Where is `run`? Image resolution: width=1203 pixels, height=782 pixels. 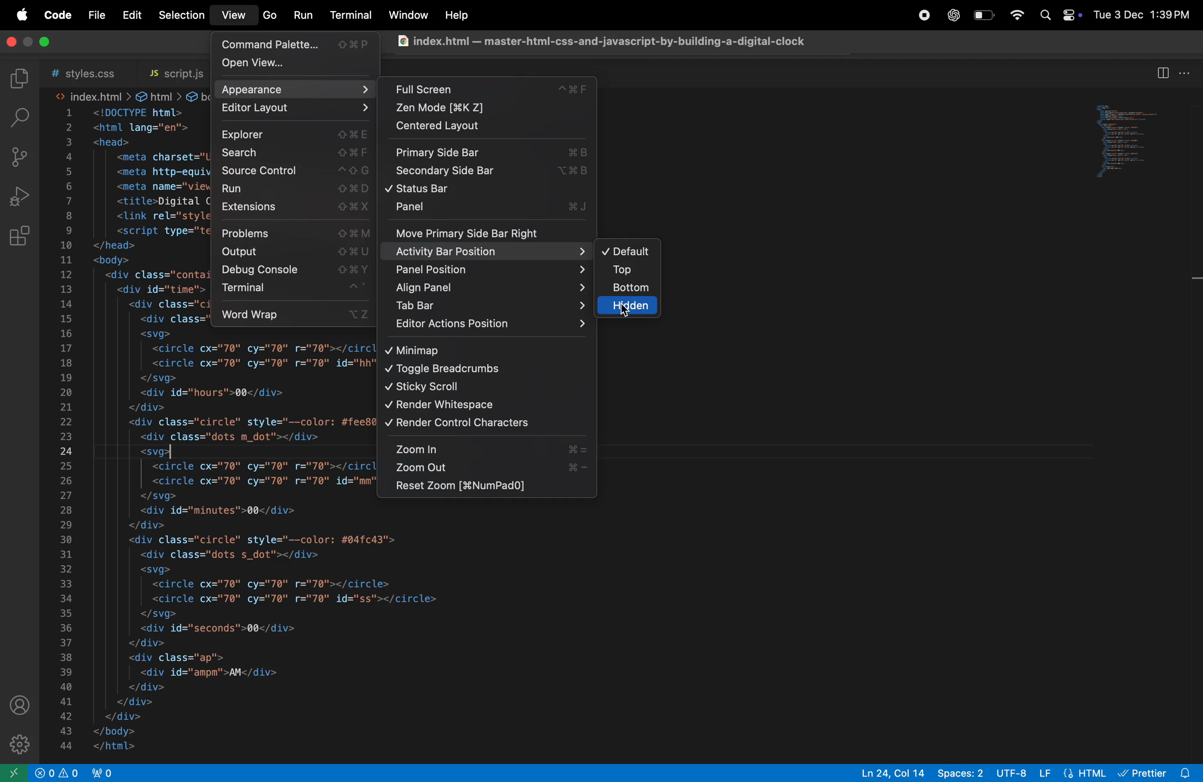 run is located at coordinates (297, 189).